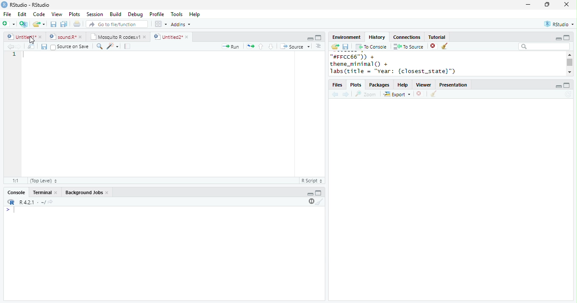  I want to click on print, so click(77, 24).